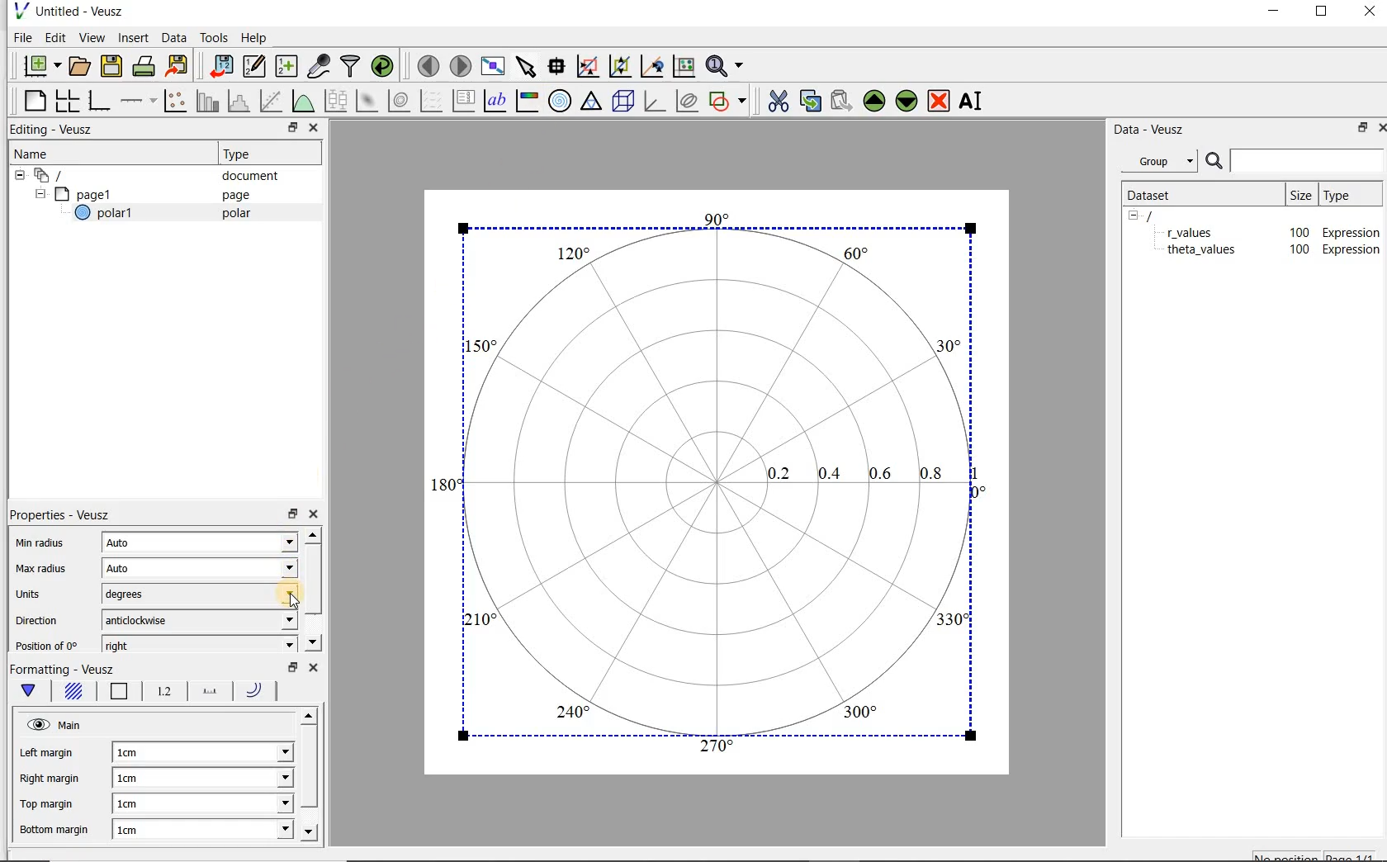  I want to click on close, so click(312, 668).